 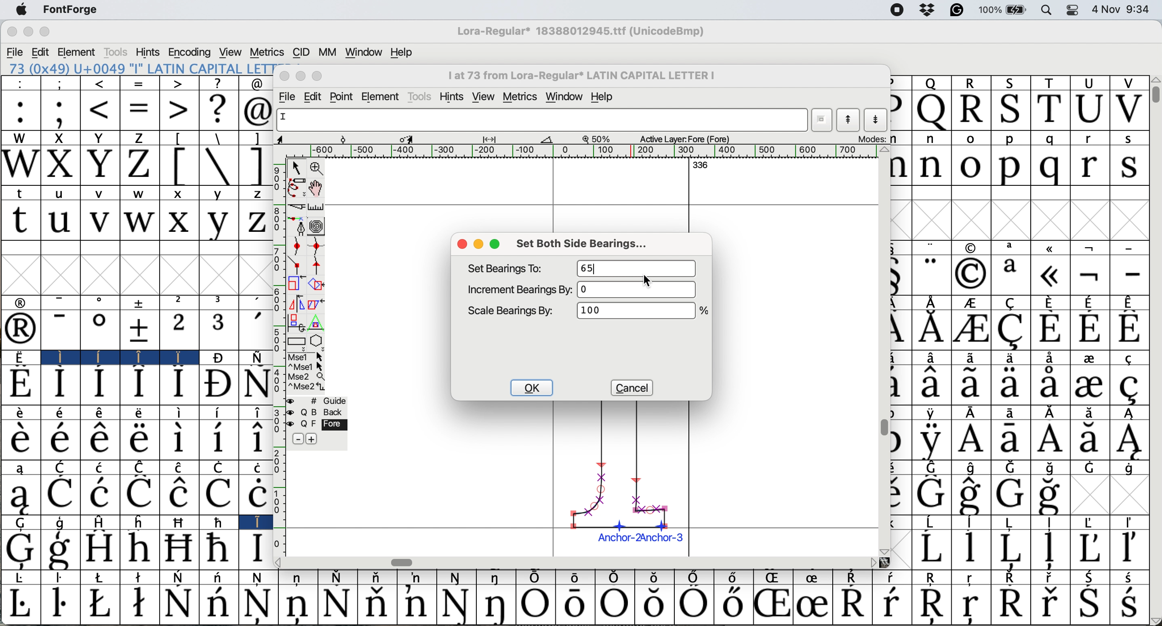 I want to click on ', so click(x=256, y=331).